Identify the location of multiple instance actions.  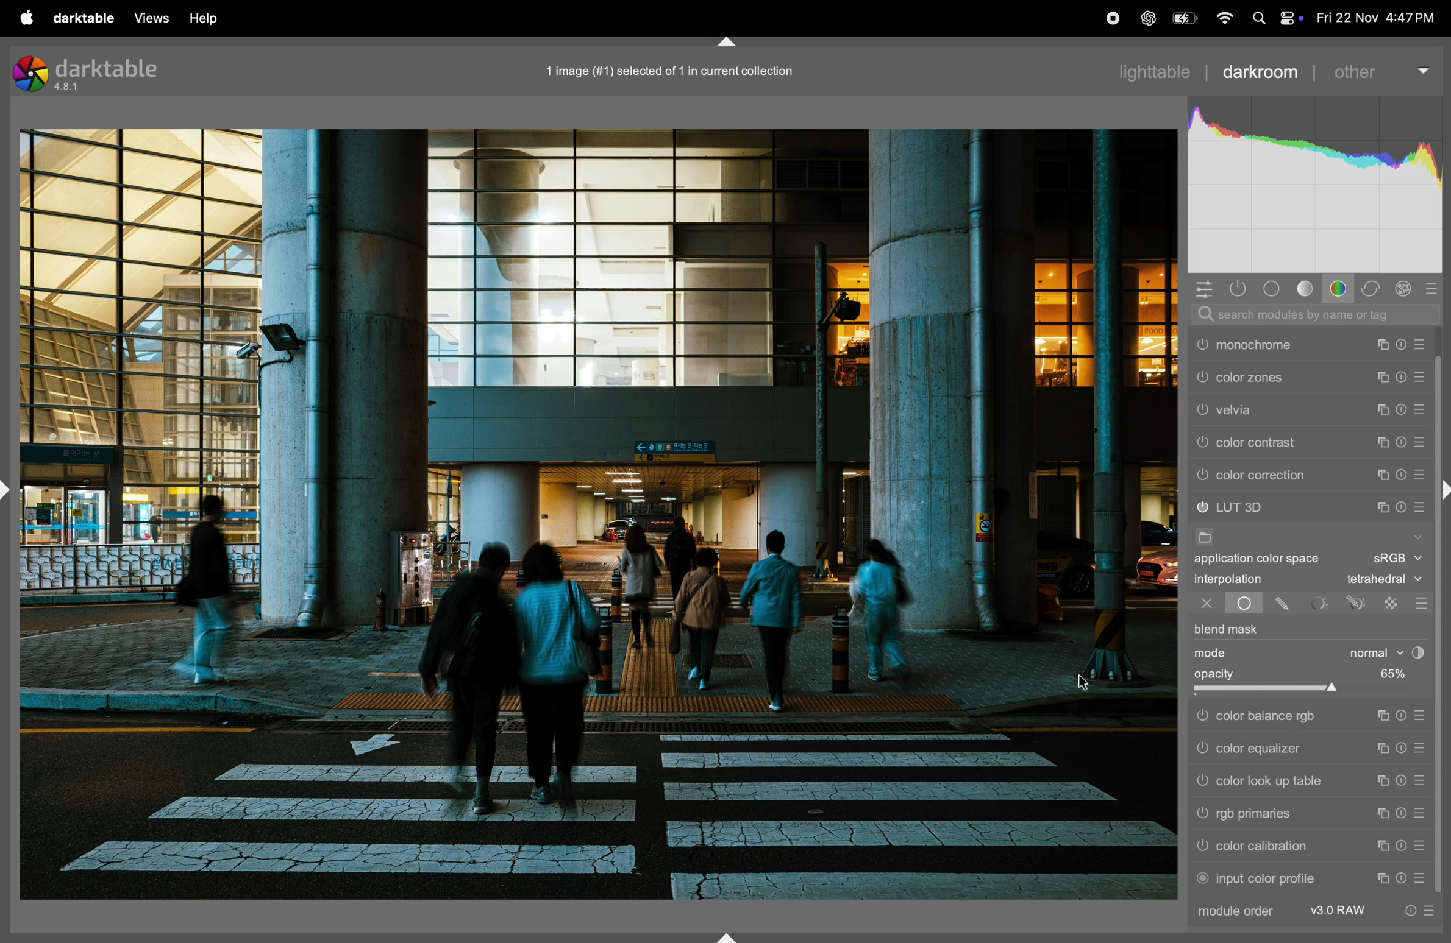
(1381, 847).